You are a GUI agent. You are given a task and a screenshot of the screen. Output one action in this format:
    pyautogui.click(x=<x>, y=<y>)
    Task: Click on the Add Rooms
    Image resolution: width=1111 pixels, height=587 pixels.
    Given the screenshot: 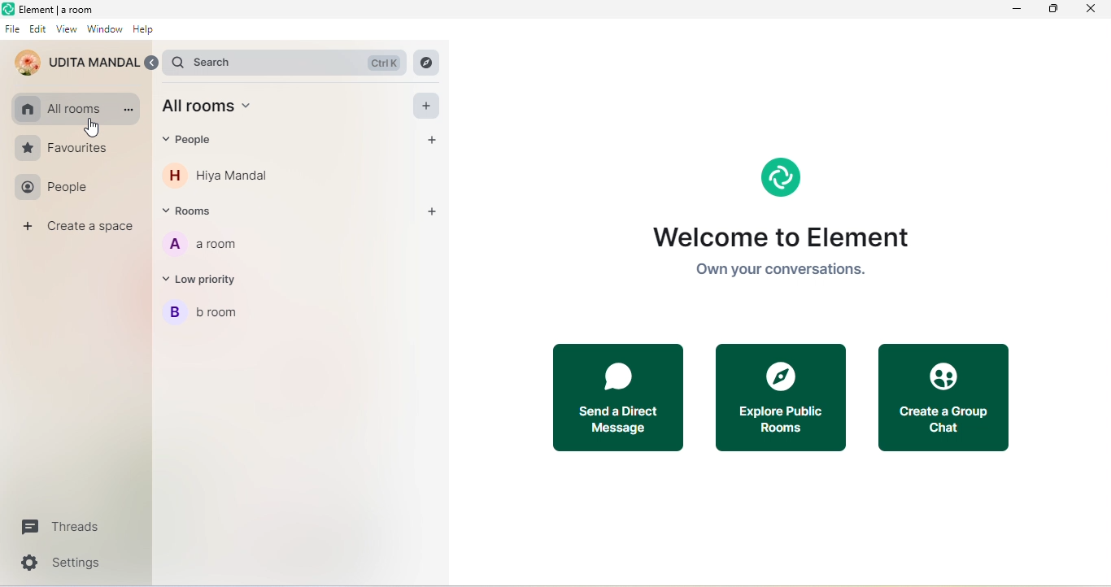 What is the action you would take?
    pyautogui.click(x=434, y=210)
    